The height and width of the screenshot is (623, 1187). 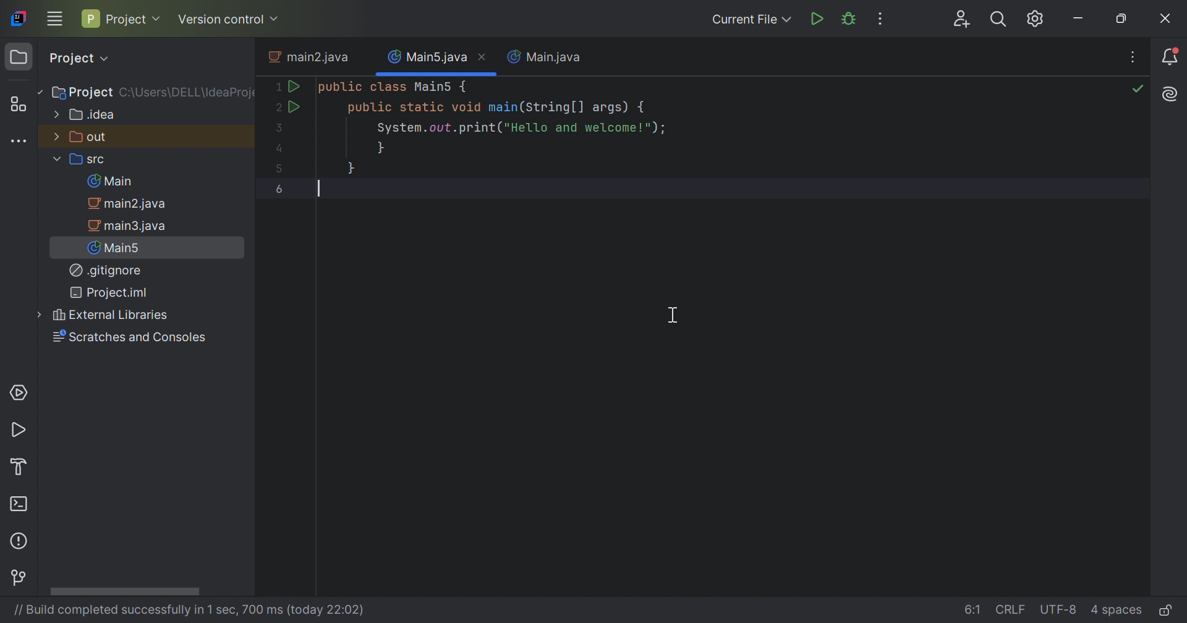 I want to click on Recent Files, Tab Actions, and More, so click(x=1132, y=59).